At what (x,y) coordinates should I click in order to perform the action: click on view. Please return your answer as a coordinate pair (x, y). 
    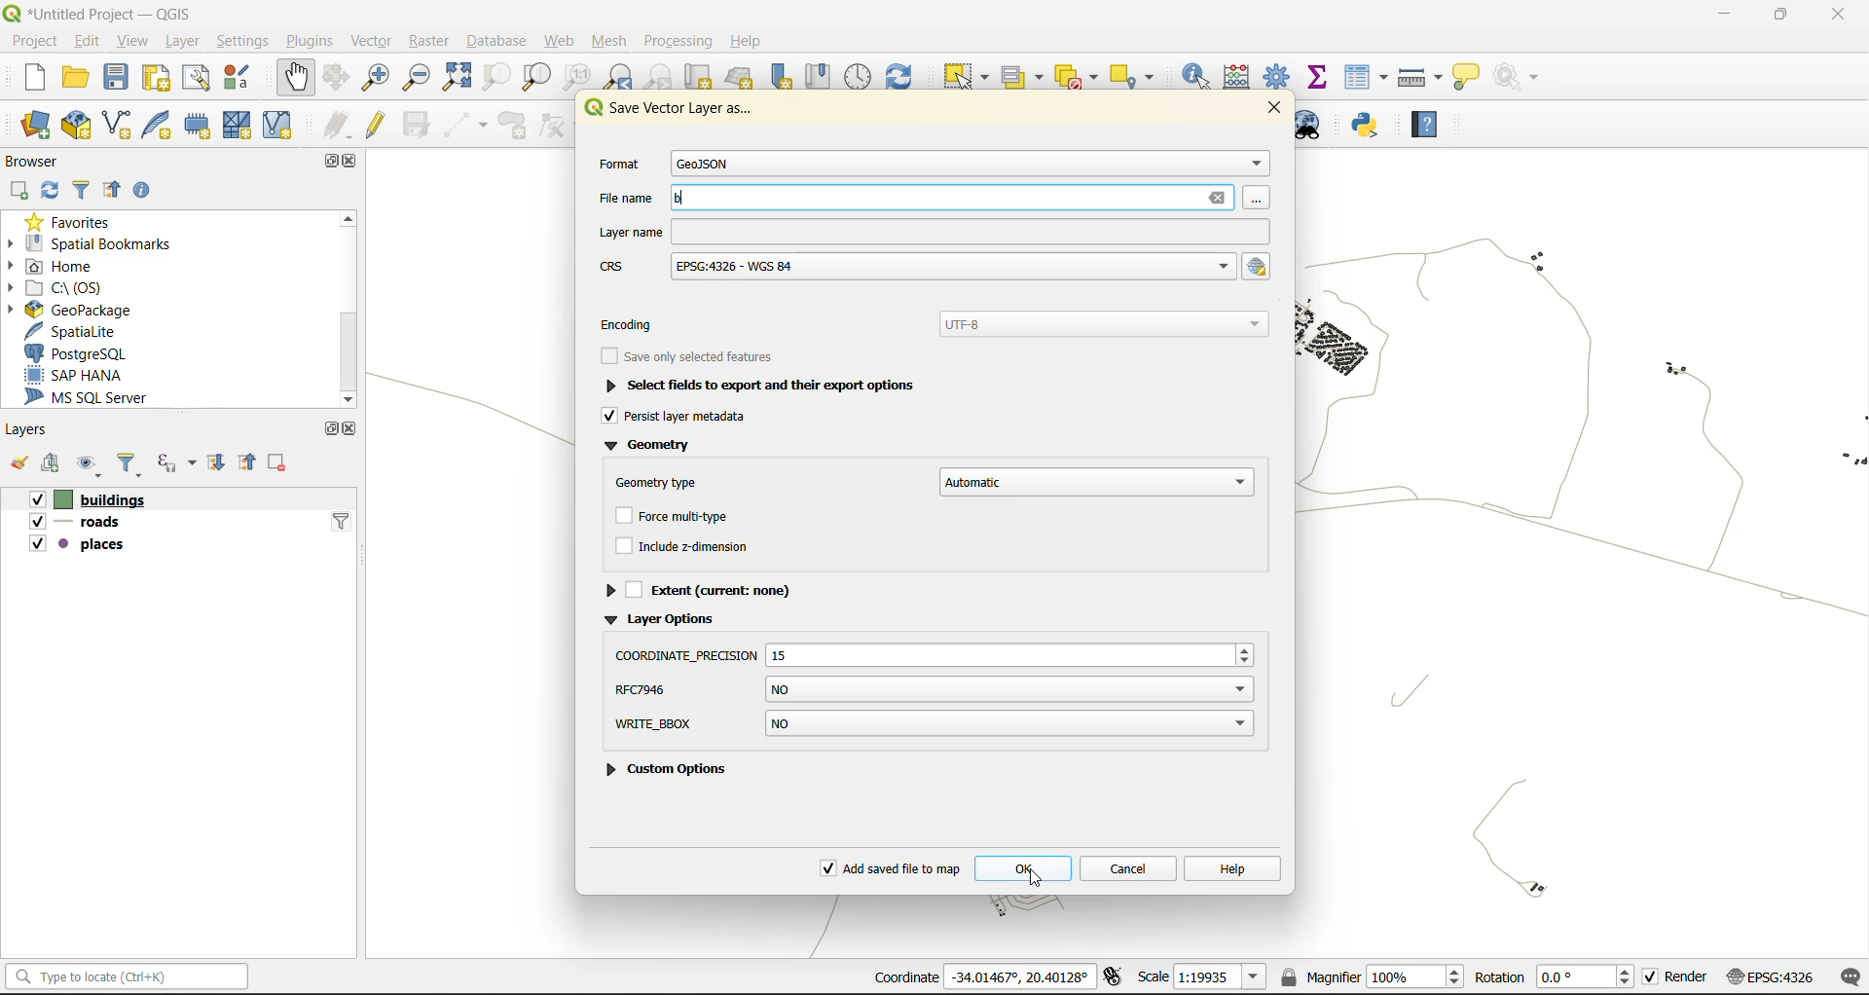
    Looking at the image, I should click on (132, 43).